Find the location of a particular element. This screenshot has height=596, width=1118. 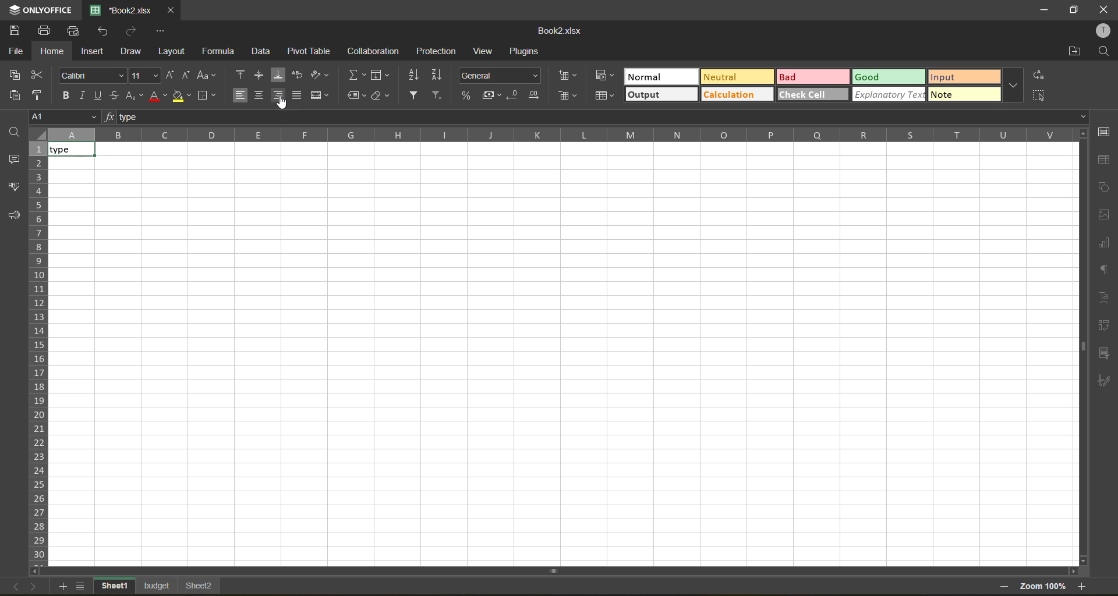

plugins is located at coordinates (528, 52).